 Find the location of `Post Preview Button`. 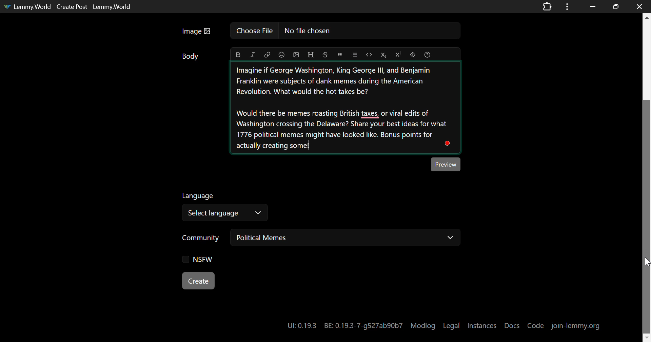

Post Preview Button is located at coordinates (447, 165).